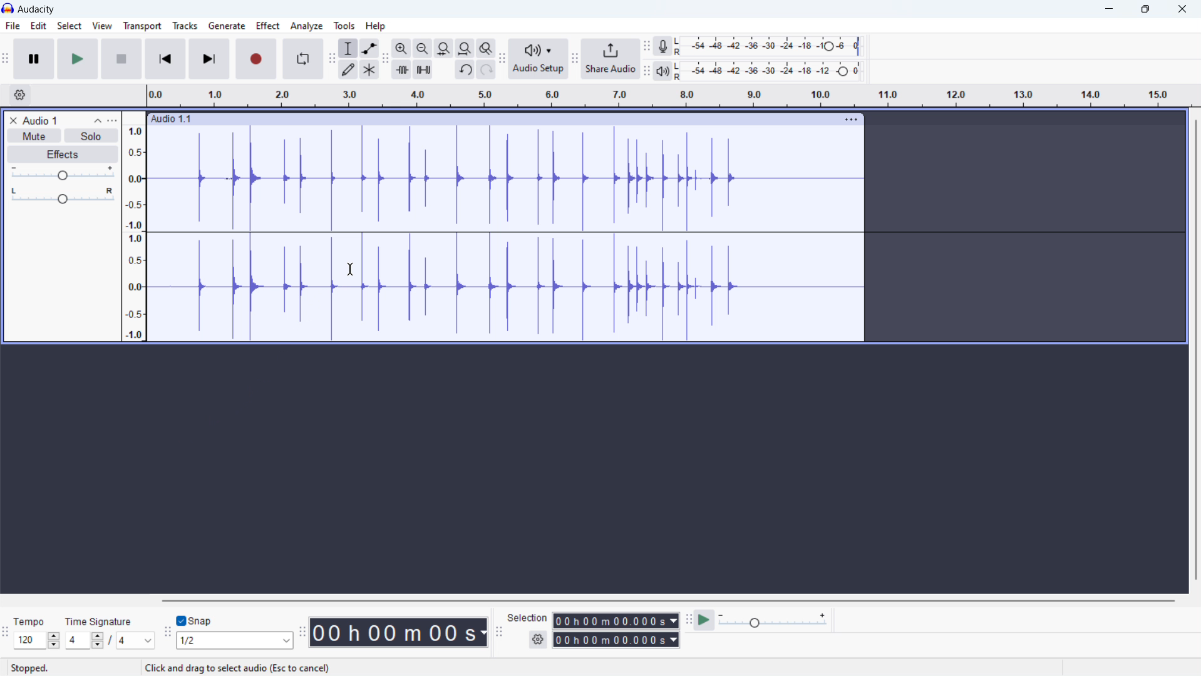 The width and height of the screenshot is (1201, 676). Describe the element at coordinates (539, 58) in the screenshot. I see `audio setup` at that location.